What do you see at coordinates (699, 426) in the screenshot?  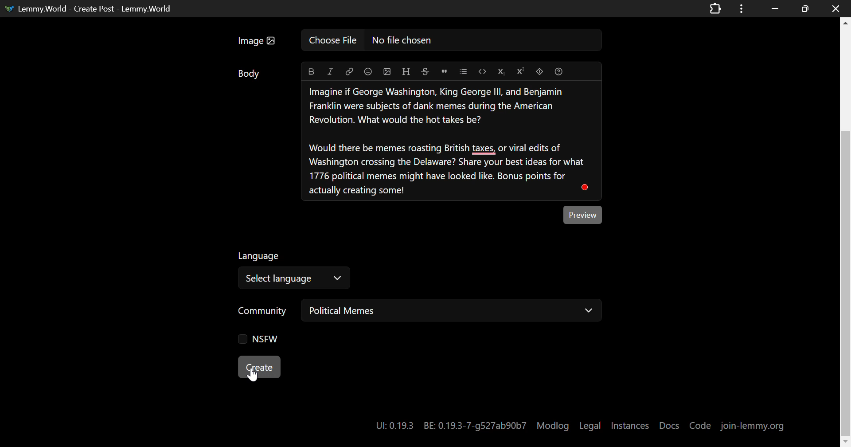 I see `Code` at bounding box center [699, 426].